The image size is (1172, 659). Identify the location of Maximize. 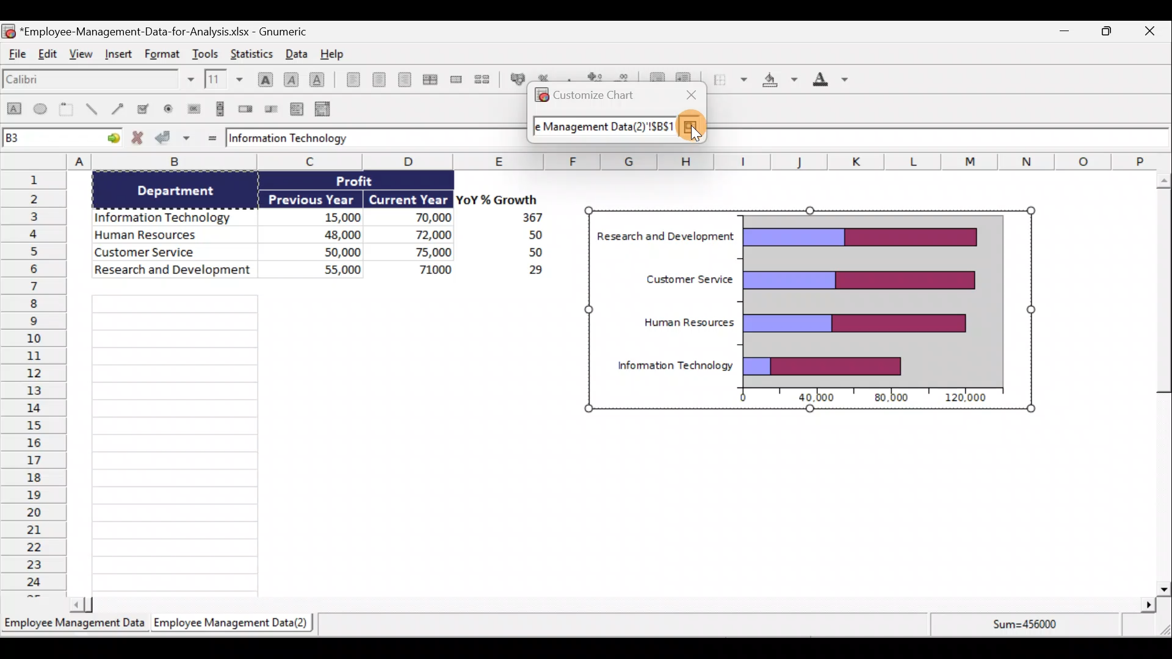
(1110, 31).